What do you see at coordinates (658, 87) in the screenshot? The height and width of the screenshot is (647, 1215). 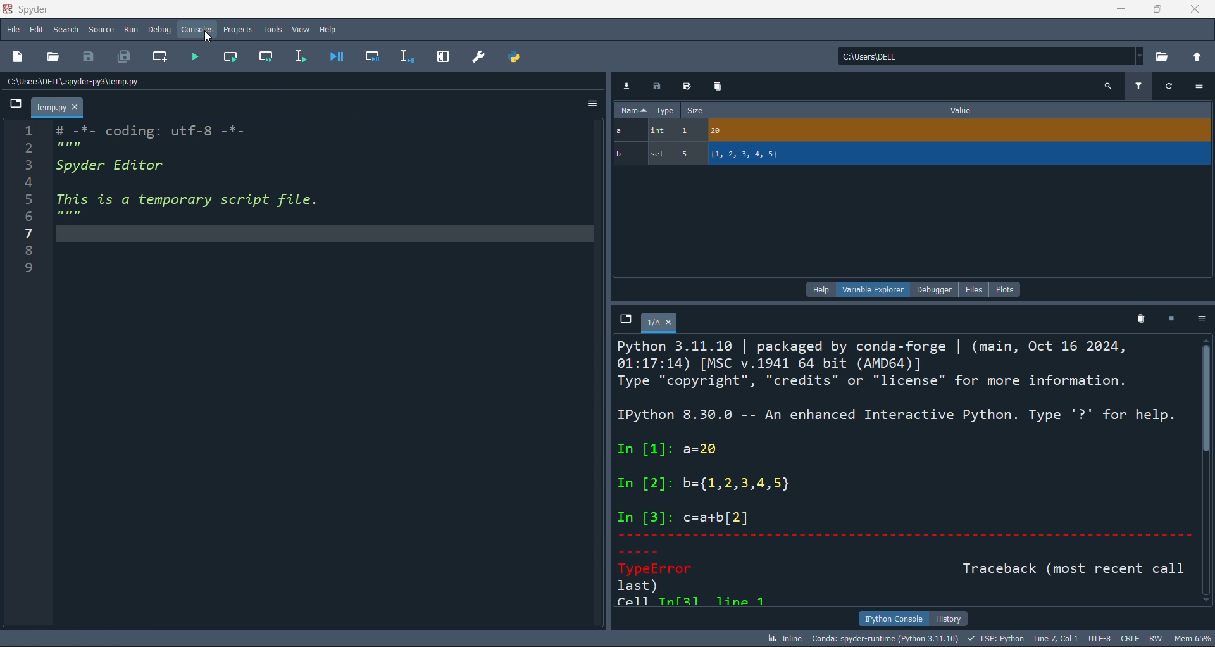 I see `save` at bounding box center [658, 87].